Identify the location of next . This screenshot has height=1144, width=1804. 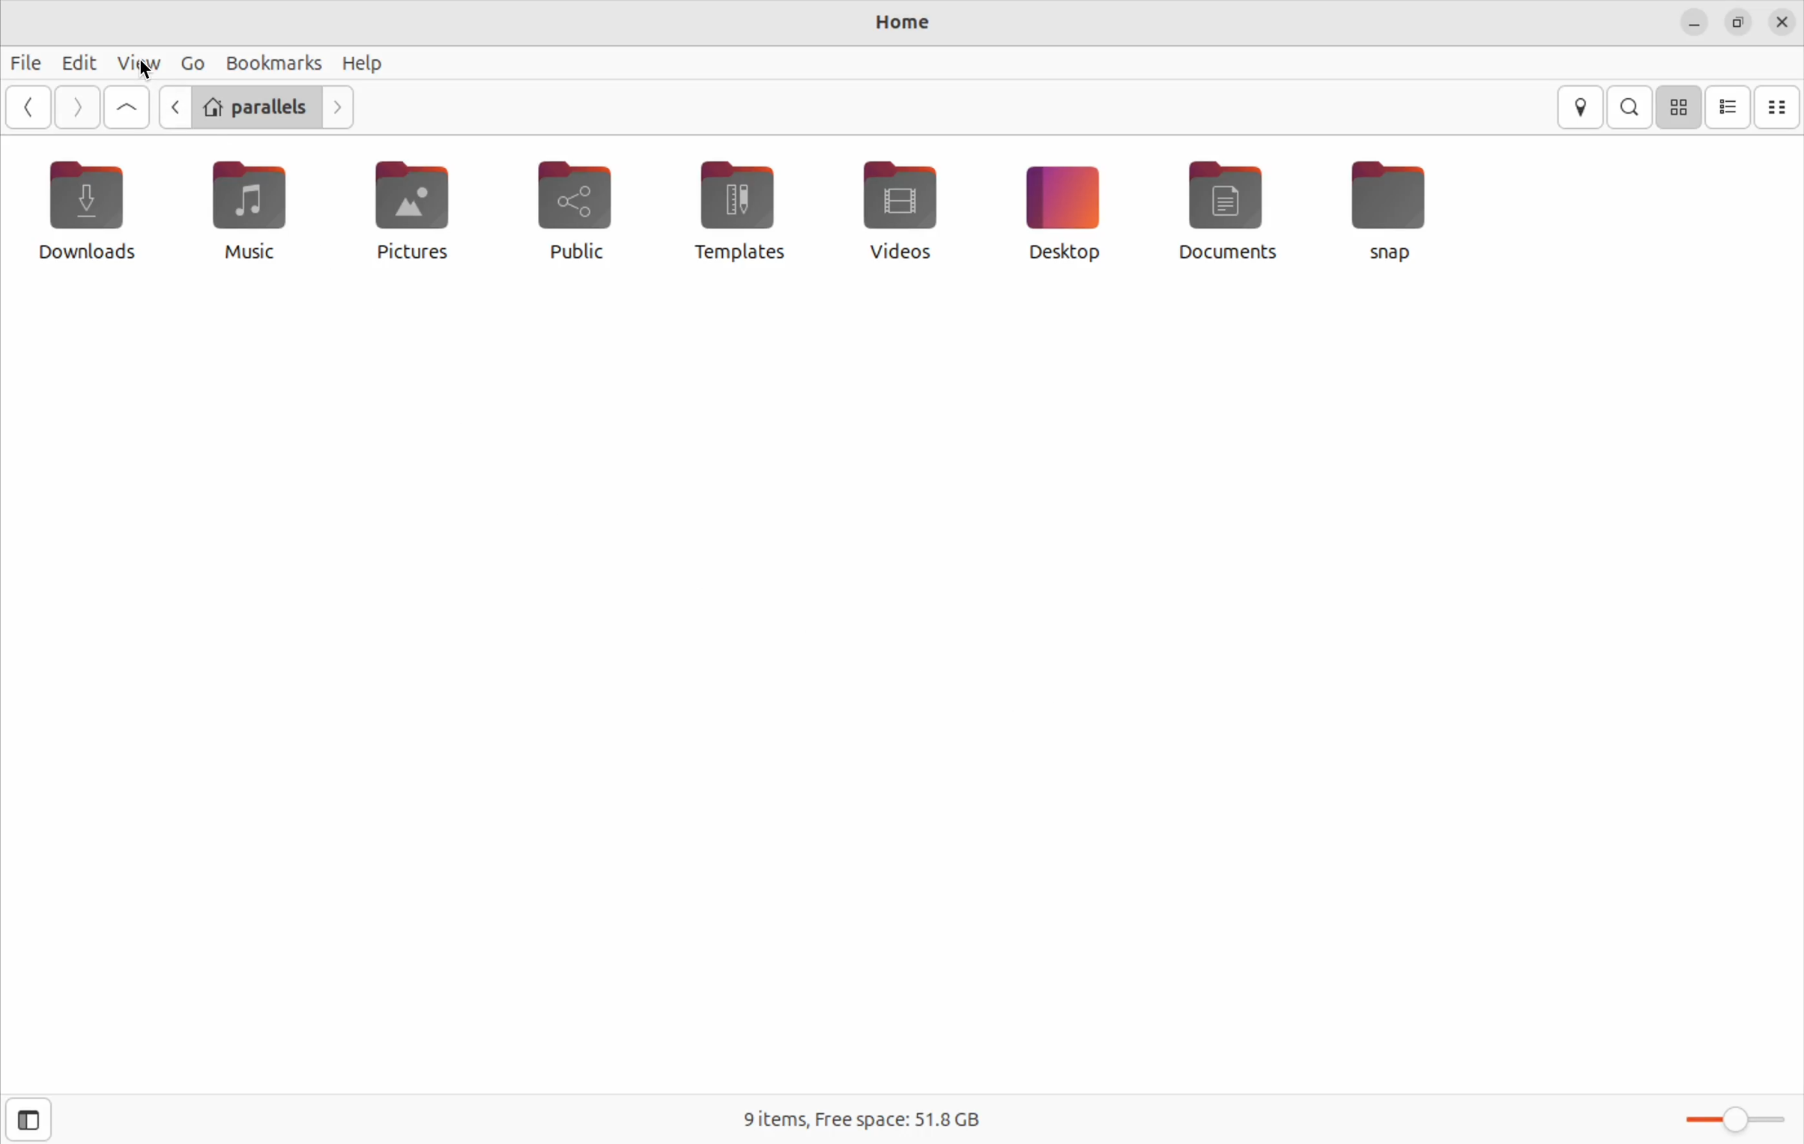
(341, 107).